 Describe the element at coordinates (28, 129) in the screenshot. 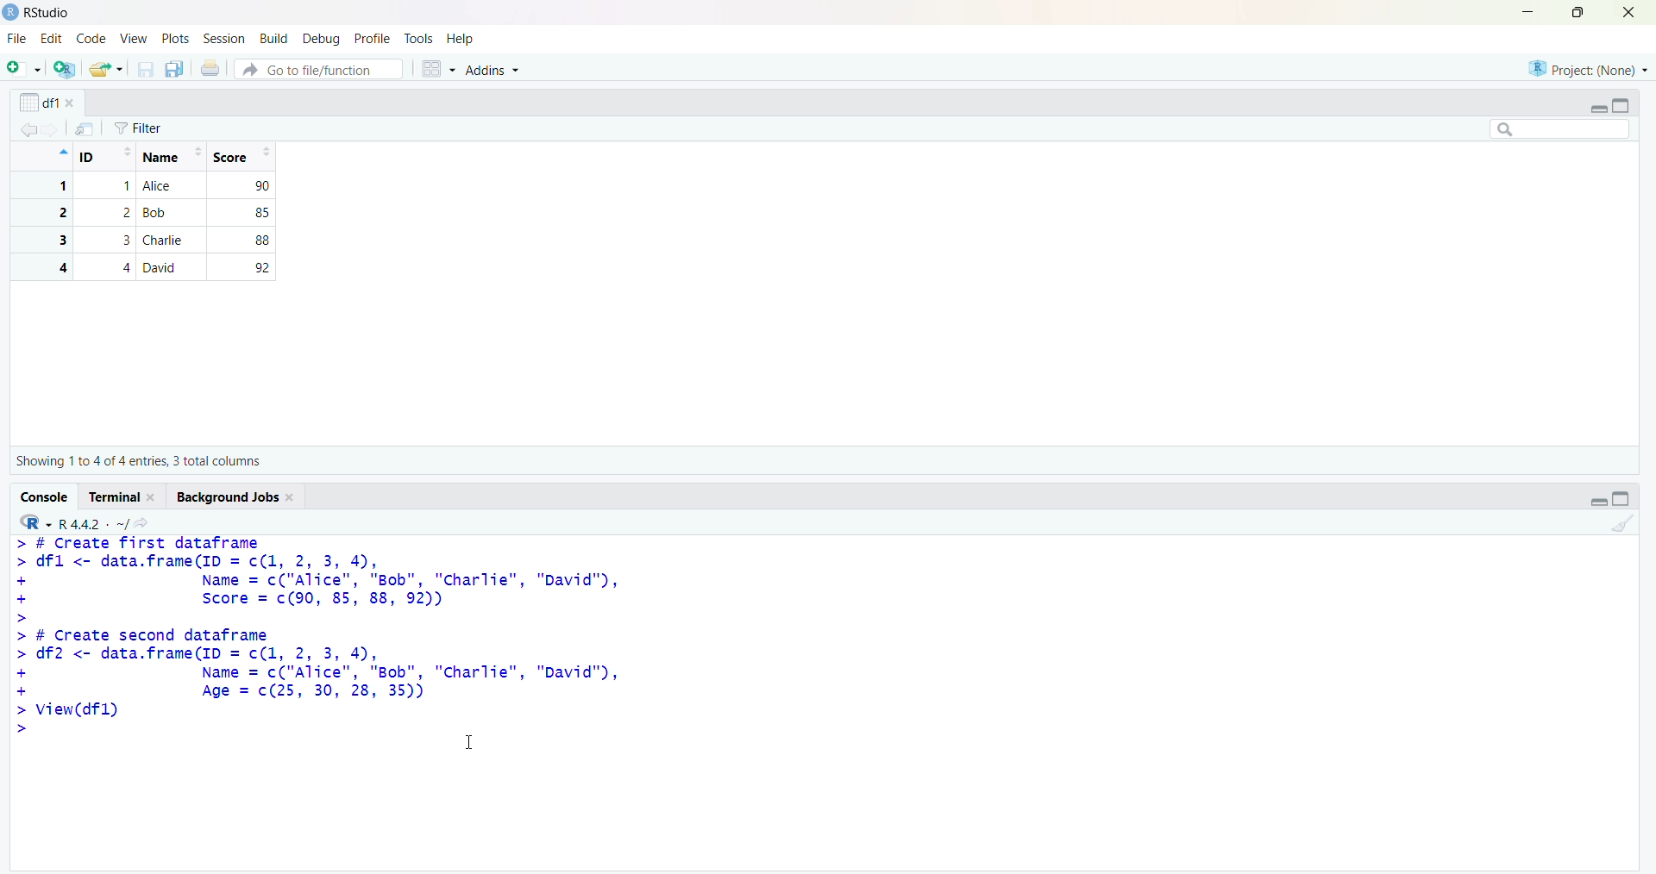

I see `backward` at that location.